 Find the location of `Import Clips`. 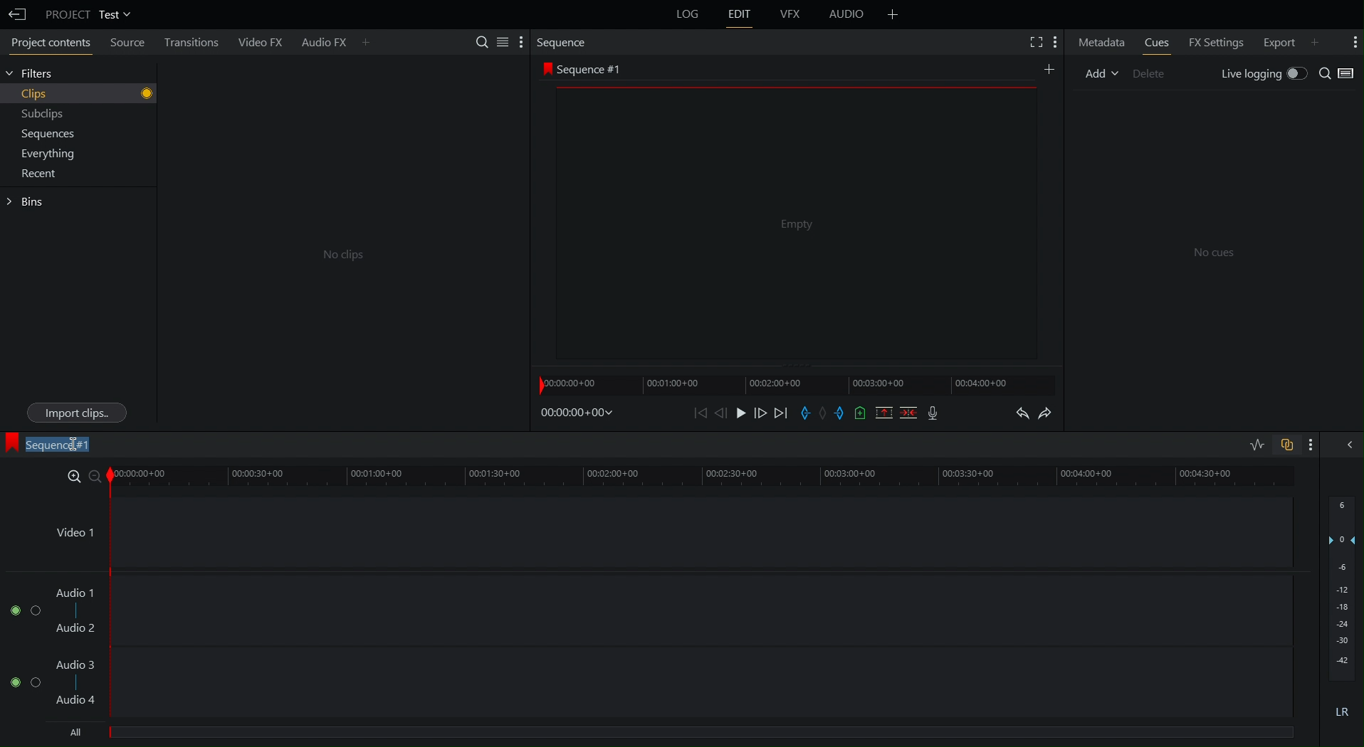

Import Clips is located at coordinates (76, 413).